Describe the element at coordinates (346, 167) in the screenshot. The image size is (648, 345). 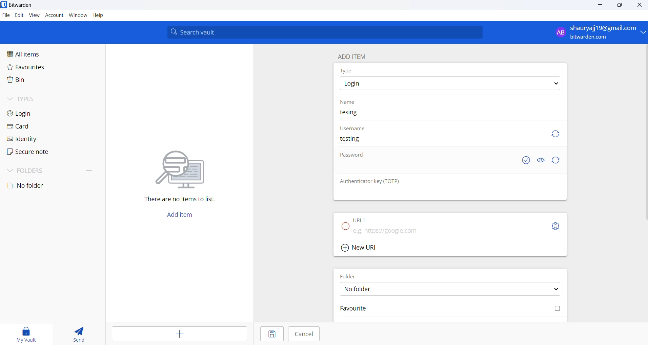
I see `cursor` at that location.